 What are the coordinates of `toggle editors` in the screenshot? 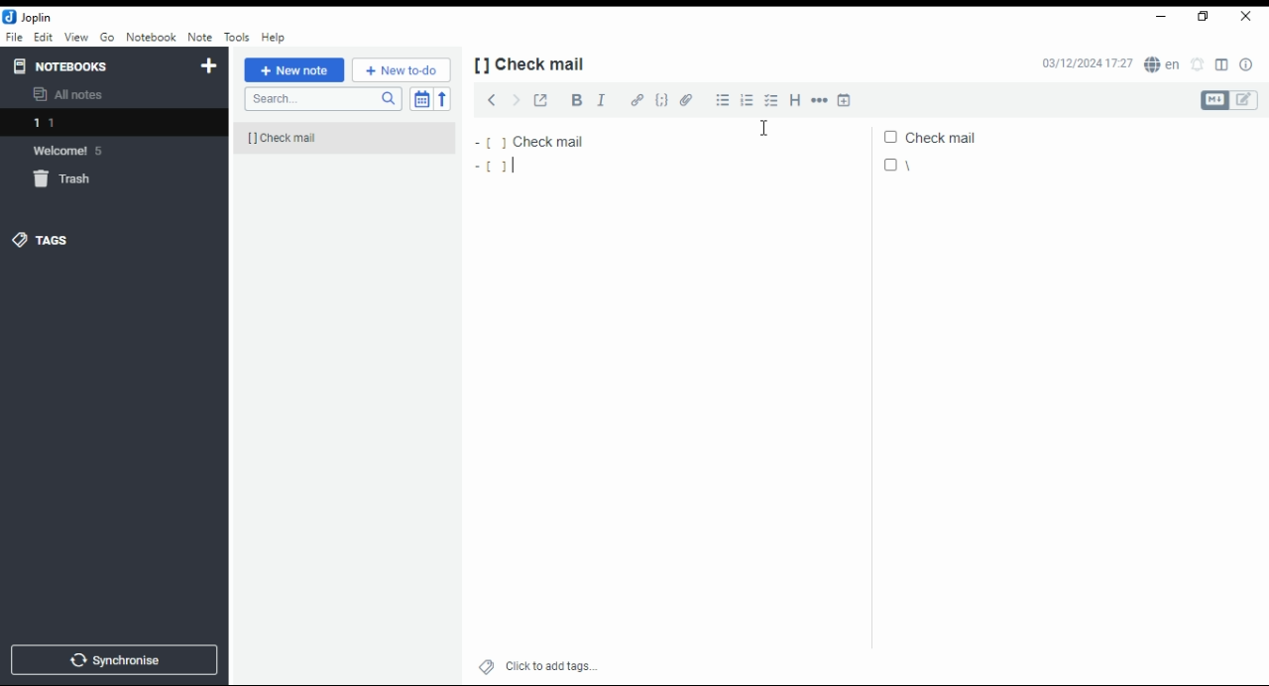 It's located at (1228, 101).